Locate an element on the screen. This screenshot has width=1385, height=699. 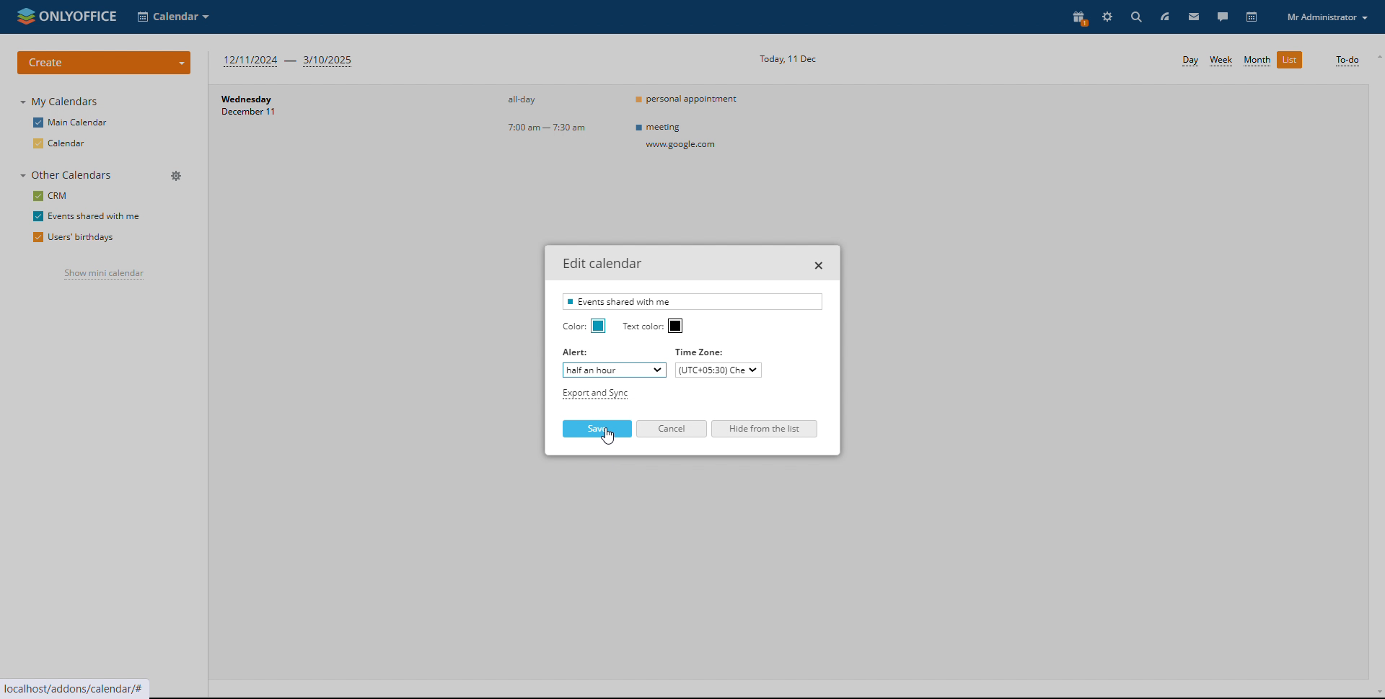
show mini calendar is located at coordinates (104, 274).